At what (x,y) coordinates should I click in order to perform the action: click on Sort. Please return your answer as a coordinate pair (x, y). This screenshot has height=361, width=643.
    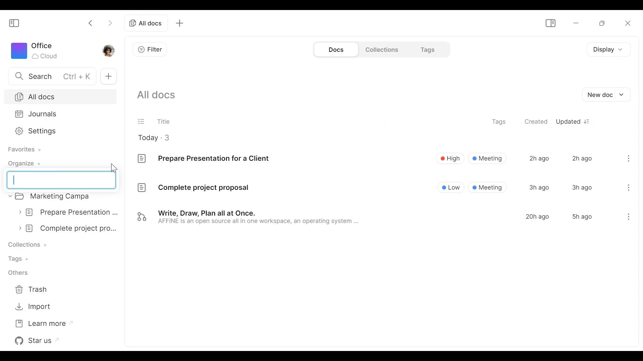
    Looking at the image, I should click on (589, 121).